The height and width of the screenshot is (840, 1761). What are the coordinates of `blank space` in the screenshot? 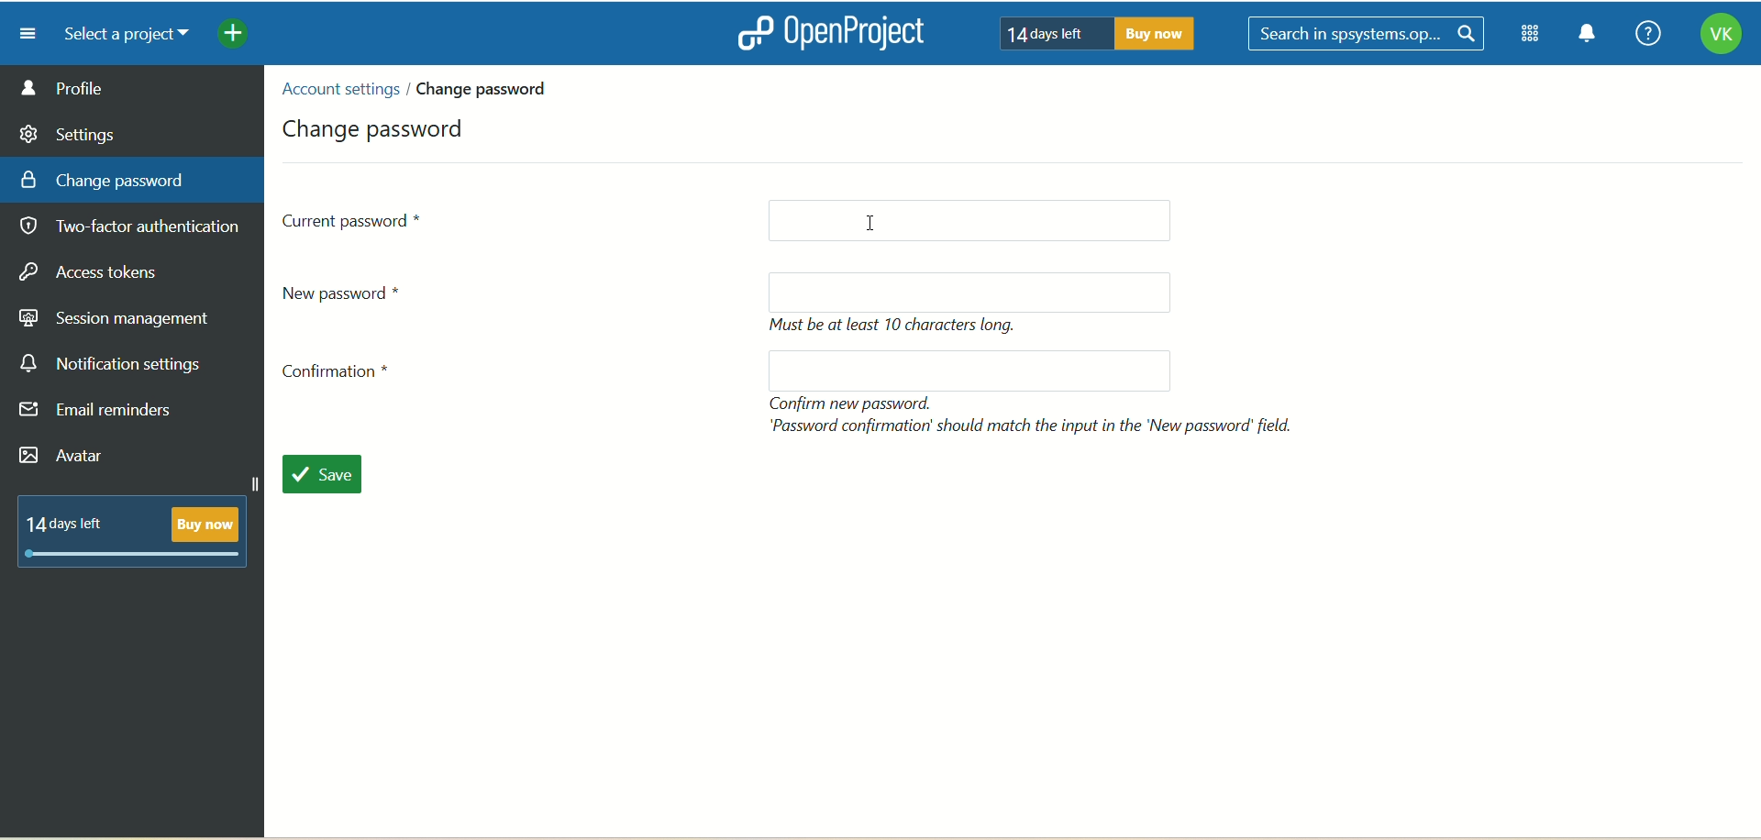 It's located at (986, 218).